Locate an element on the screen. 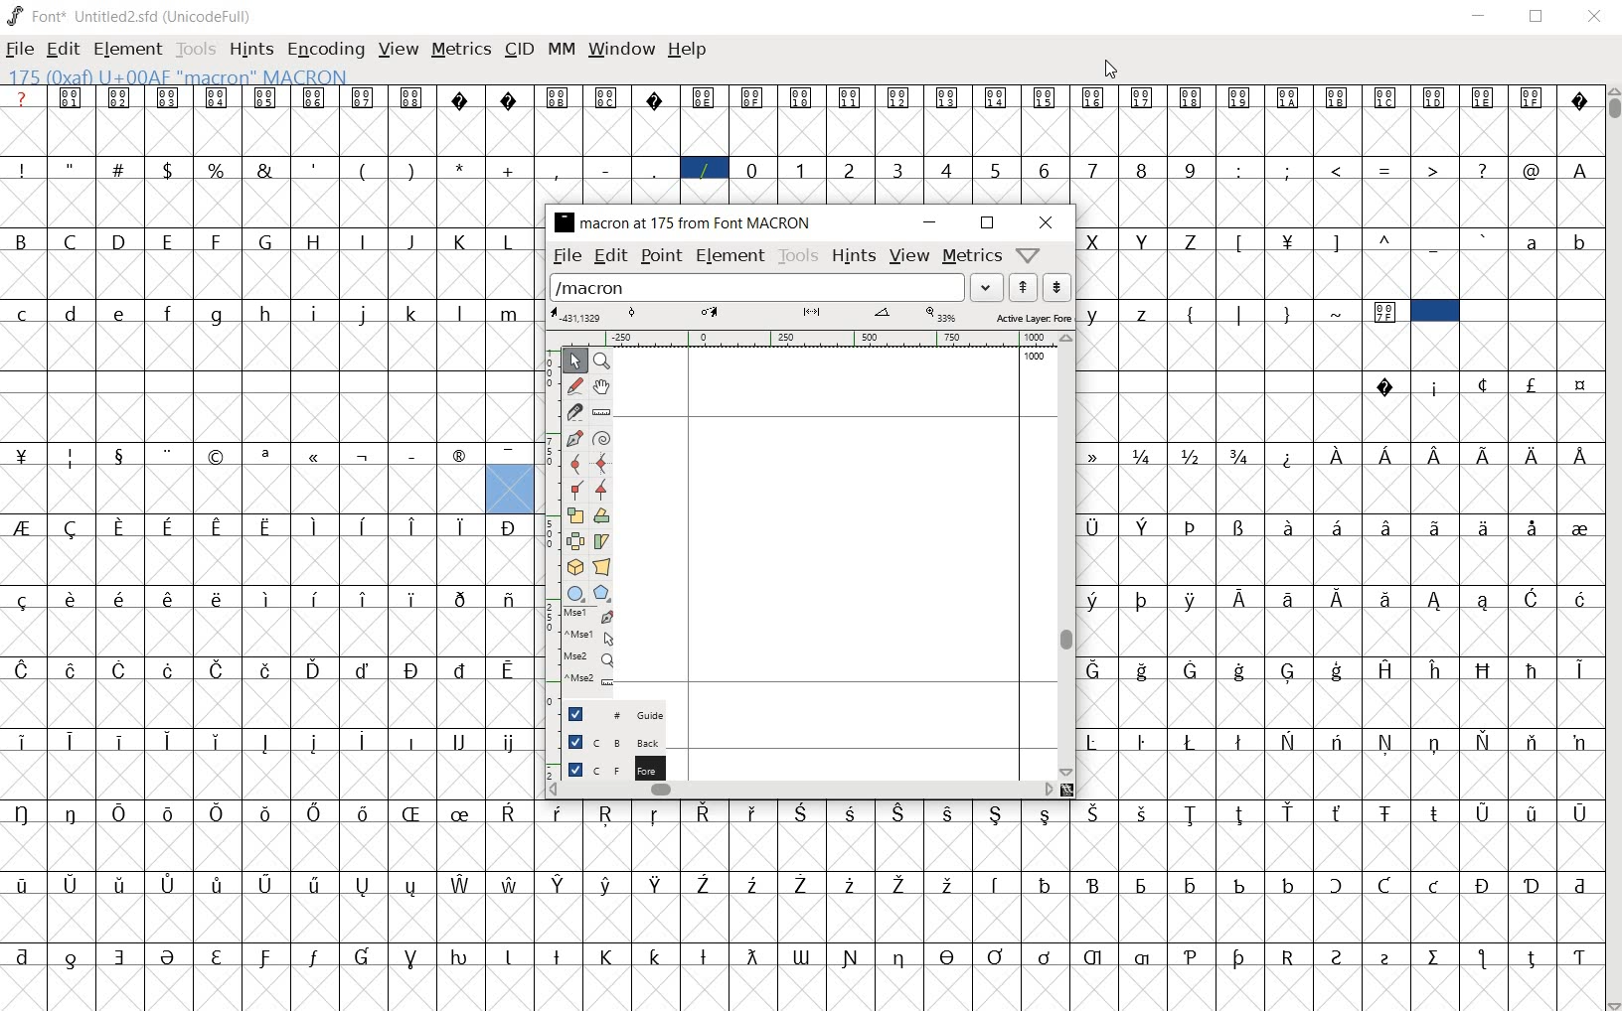 This screenshot has height=1011, width=1622. glyph slot is located at coordinates (508, 490).